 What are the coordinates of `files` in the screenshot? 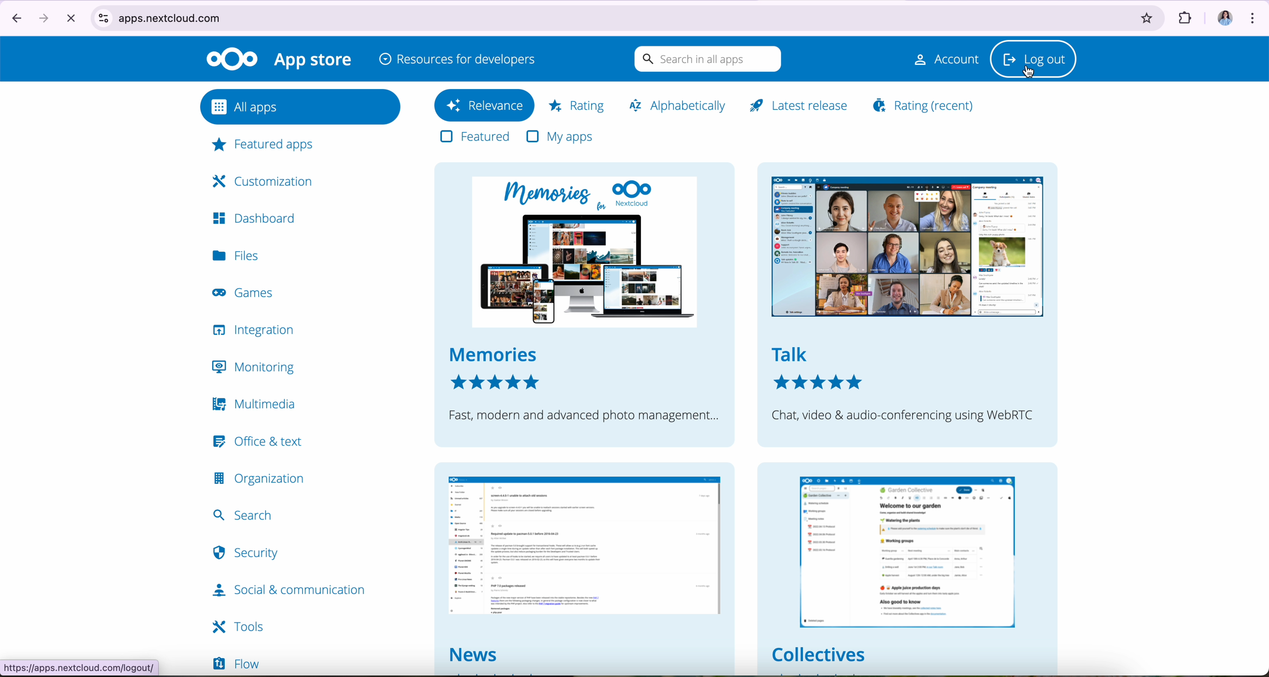 It's located at (233, 255).